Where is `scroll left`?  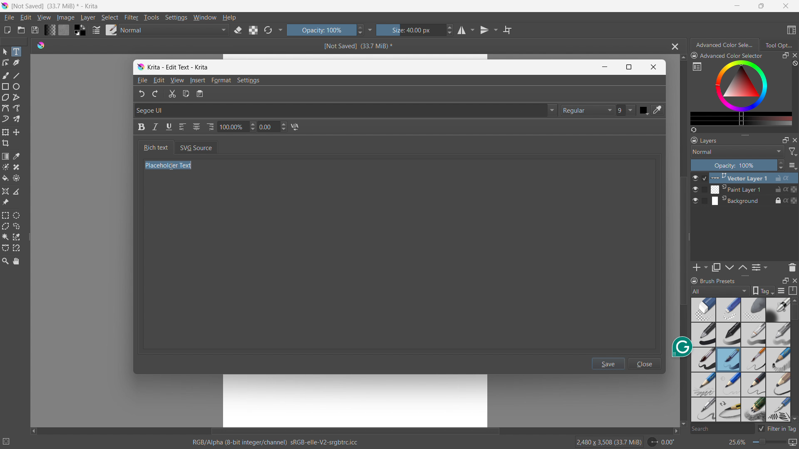 scroll left is located at coordinates (34, 429).